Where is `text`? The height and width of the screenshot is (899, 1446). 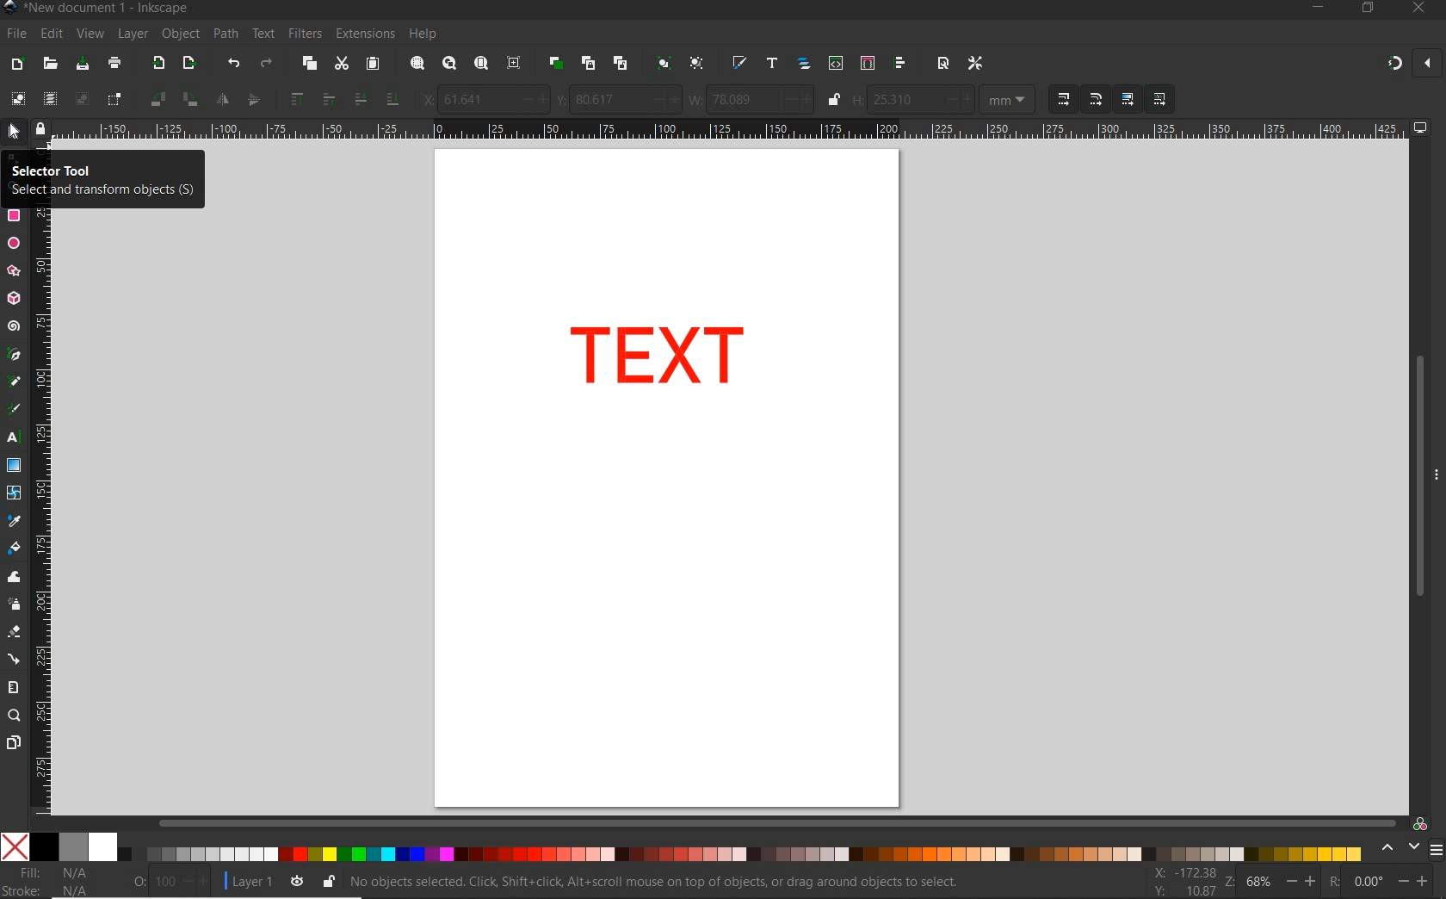
text is located at coordinates (264, 34).